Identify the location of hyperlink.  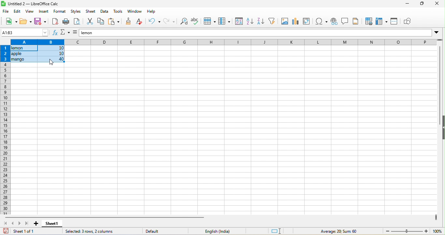
(335, 21).